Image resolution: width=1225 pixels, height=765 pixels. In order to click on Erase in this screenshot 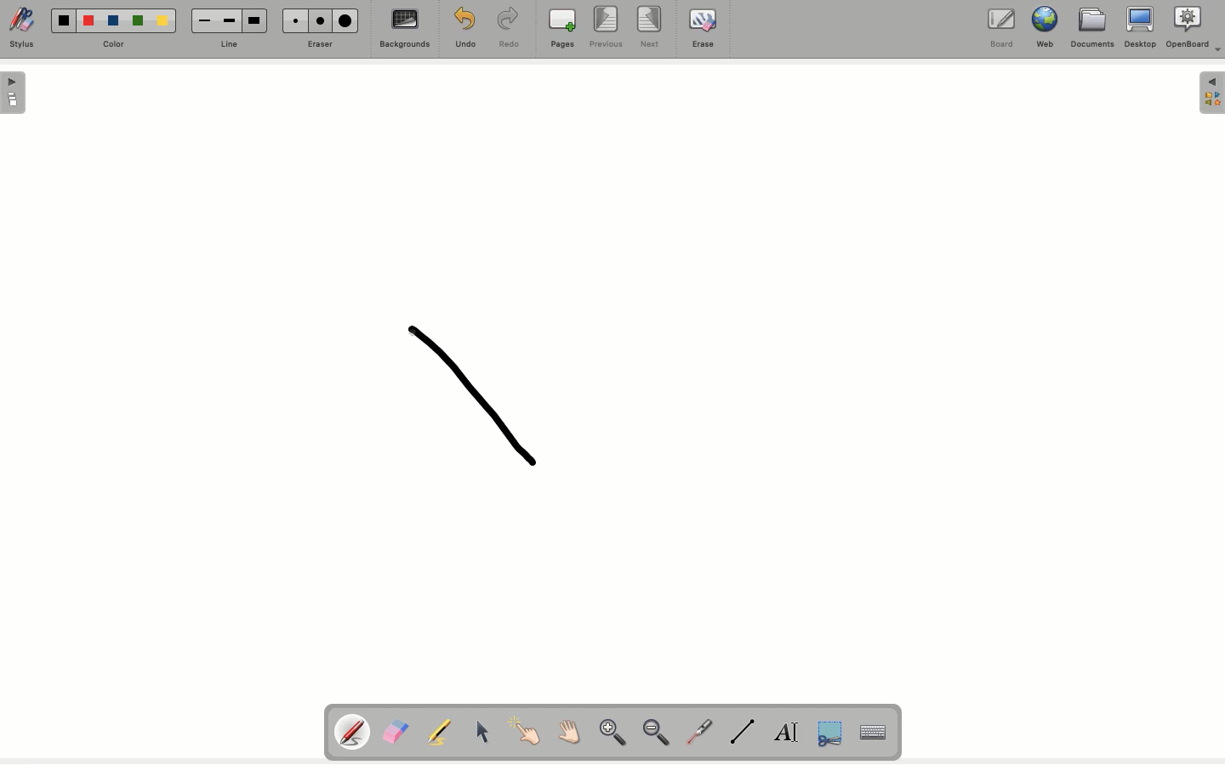, I will do `click(319, 45)`.